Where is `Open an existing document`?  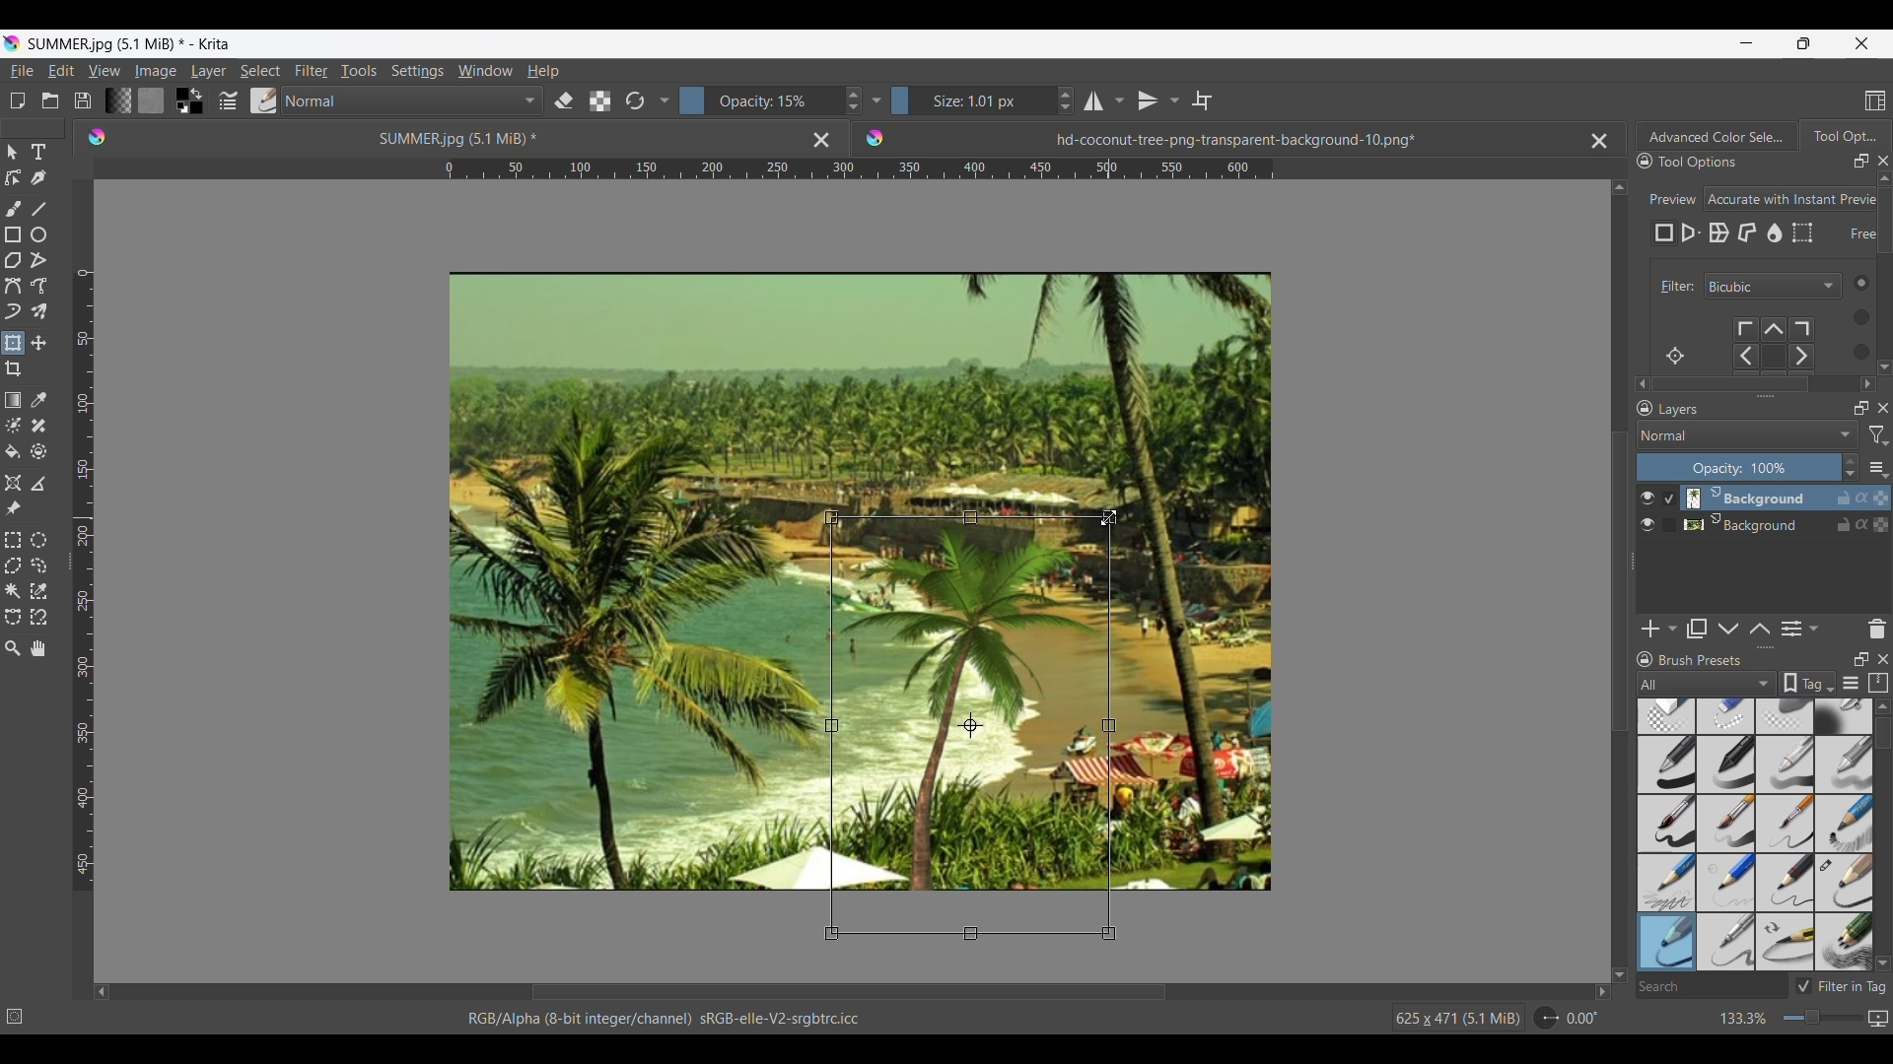
Open an existing document is located at coordinates (49, 100).